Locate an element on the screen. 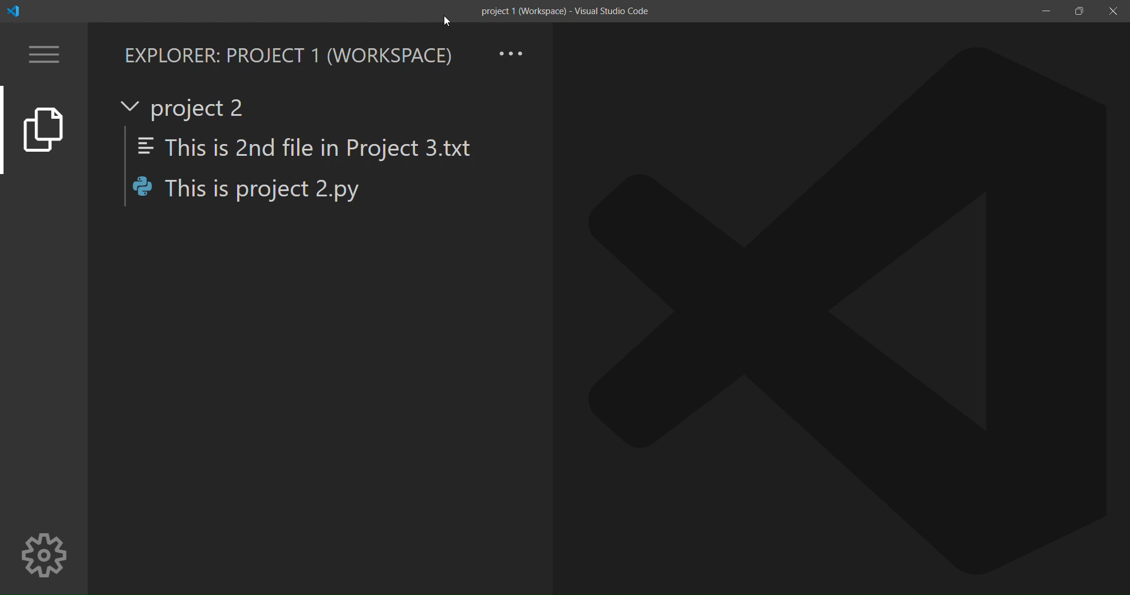 Image resolution: width=1130 pixels, height=595 pixels. current project is located at coordinates (188, 108).